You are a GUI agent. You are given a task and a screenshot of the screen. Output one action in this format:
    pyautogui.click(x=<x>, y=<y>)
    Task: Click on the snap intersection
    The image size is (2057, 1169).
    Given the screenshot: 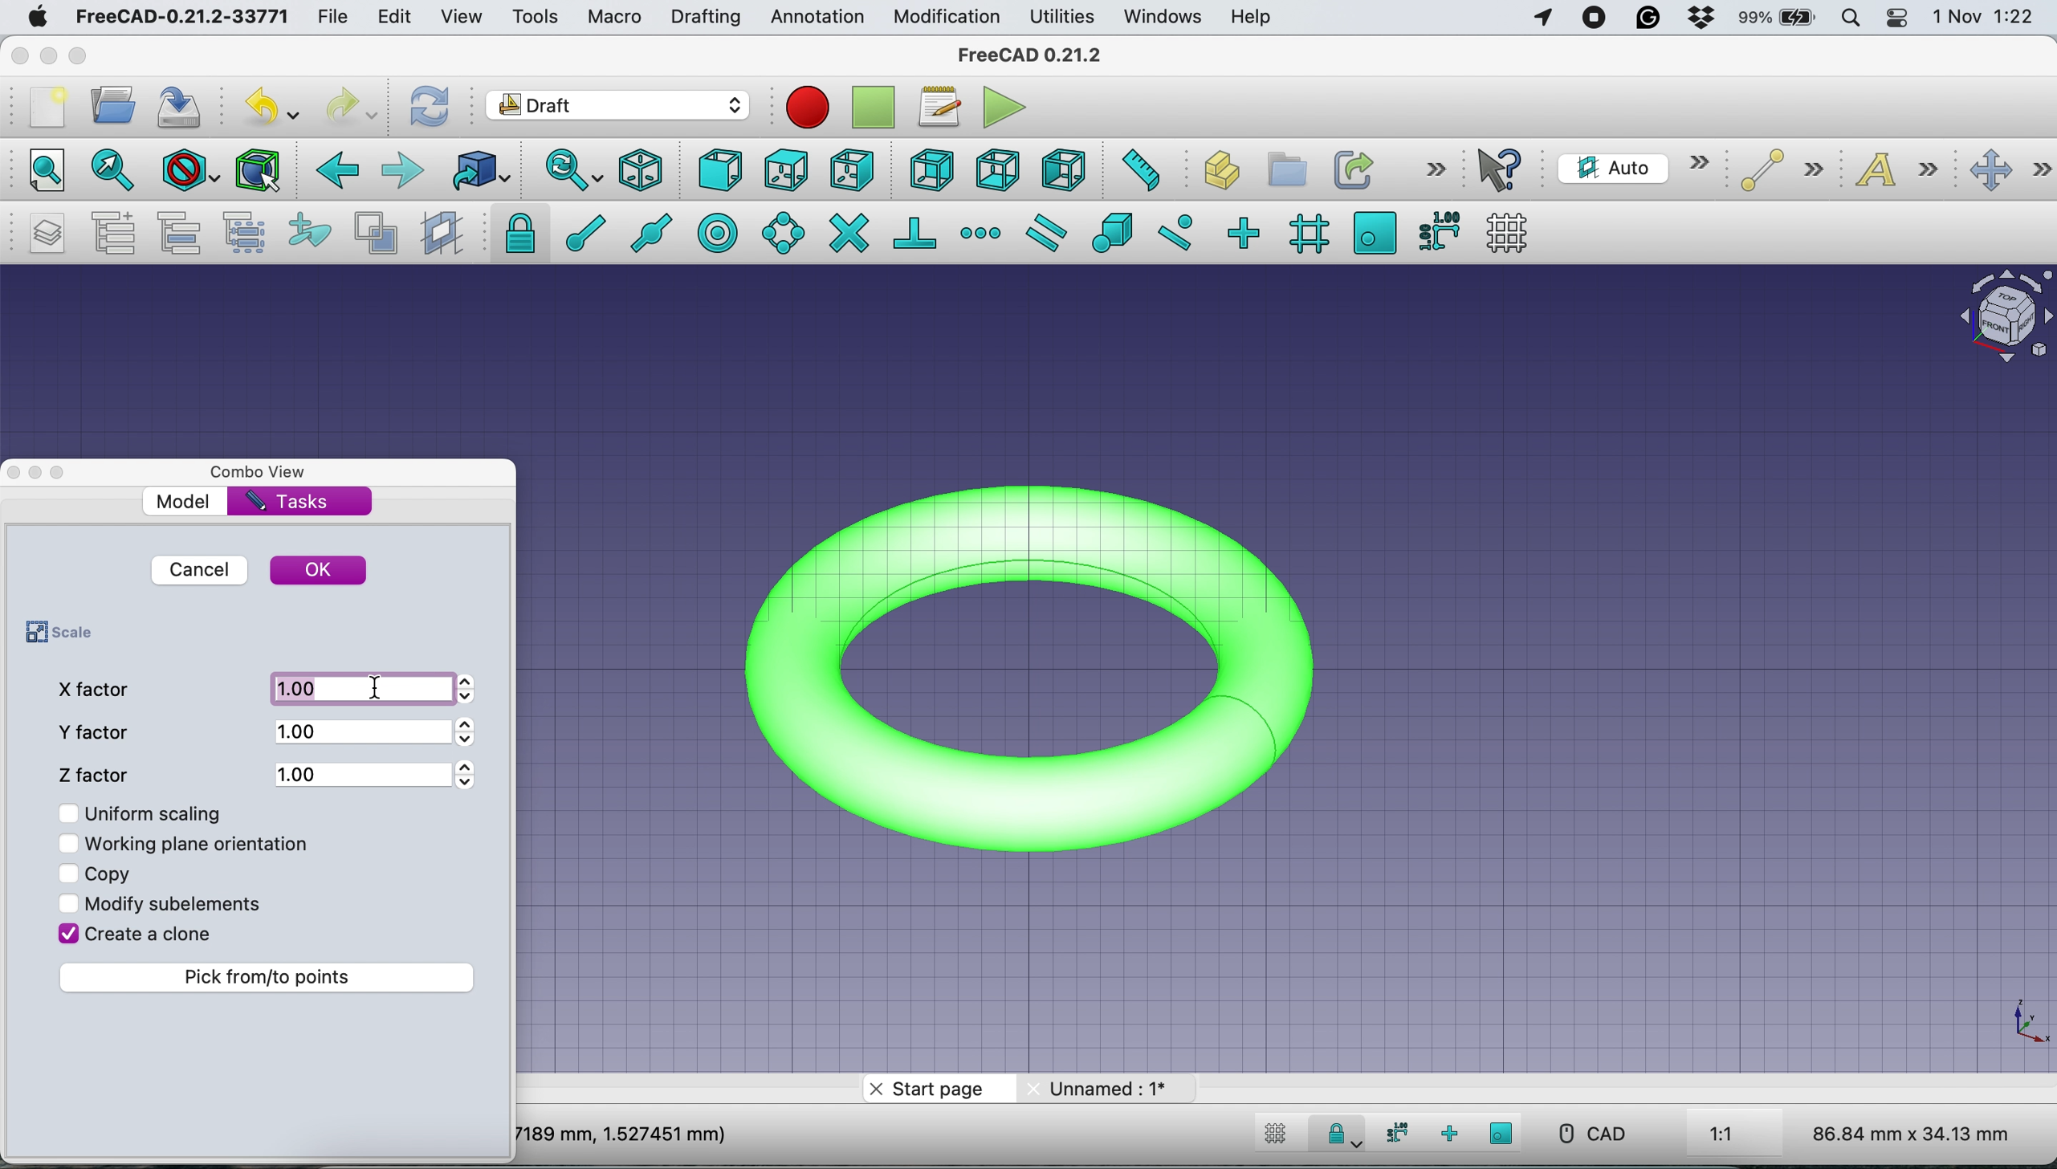 What is the action you would take?
    pyautogui.click(x=848, y=233)
    